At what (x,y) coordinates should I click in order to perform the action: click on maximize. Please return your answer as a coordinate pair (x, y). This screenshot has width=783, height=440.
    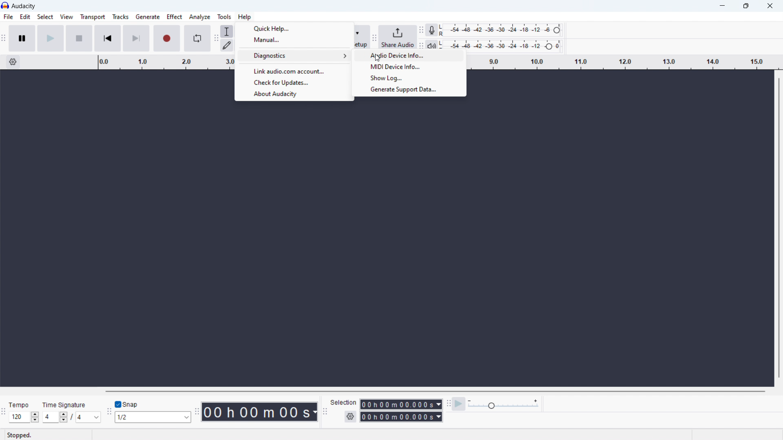
    Looking at the image, I should click on (745, 6).